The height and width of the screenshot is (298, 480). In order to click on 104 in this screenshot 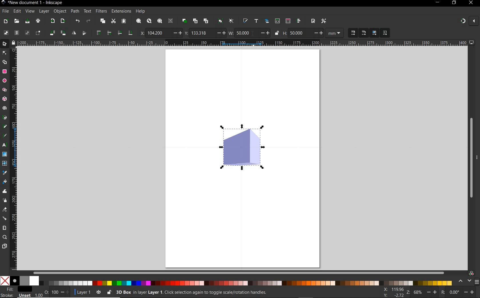, I will do `click(159, 33)`.